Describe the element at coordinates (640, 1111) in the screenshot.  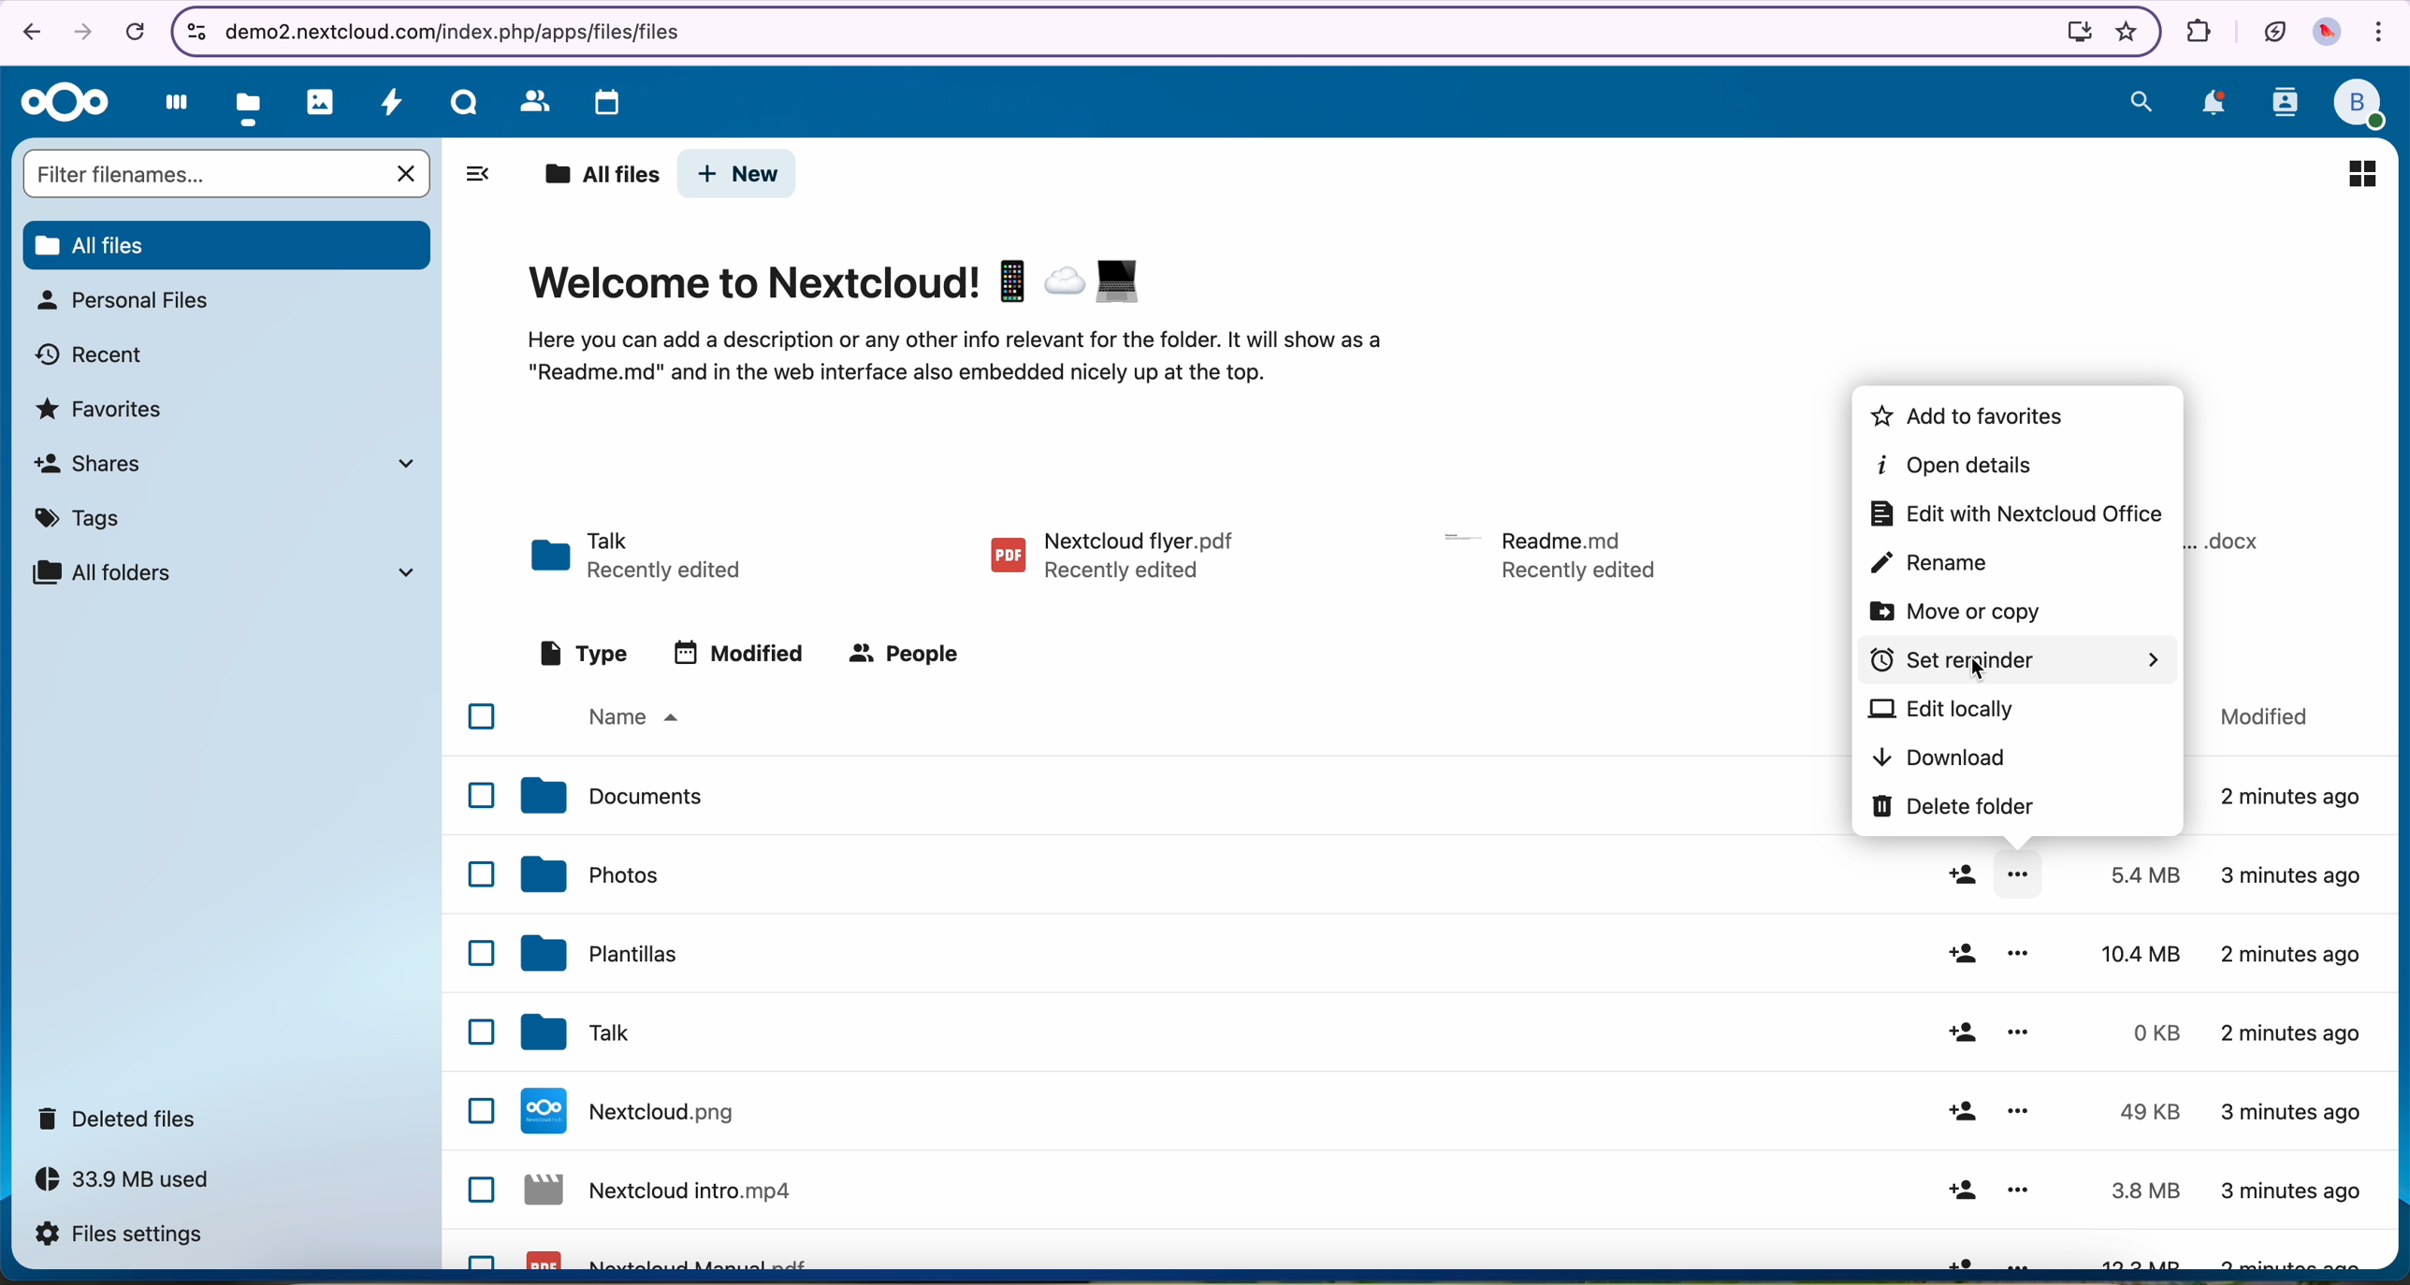
I see `Nextcloud file` at that location.